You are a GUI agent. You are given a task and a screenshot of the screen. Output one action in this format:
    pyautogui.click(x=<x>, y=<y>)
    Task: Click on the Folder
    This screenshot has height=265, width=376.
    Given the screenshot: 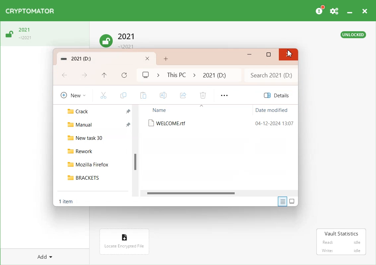 What is the action you would take?
    pyautogui.click(x=95, y=60)
    